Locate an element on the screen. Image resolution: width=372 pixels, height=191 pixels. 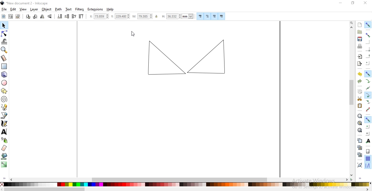
scrollbar is located at coordinates (352, 102).